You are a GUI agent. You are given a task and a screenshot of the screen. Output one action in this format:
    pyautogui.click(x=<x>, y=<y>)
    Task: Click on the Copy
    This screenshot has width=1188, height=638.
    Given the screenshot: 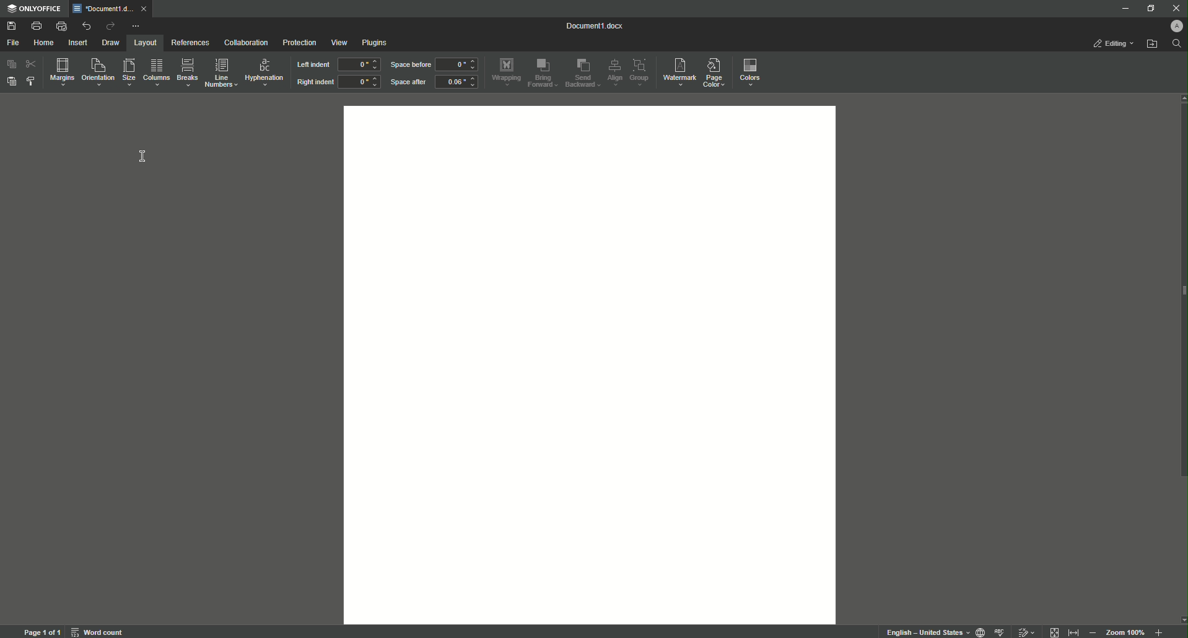 What is the action you would take?
    pyautogui.click(x=11, y=64)
    